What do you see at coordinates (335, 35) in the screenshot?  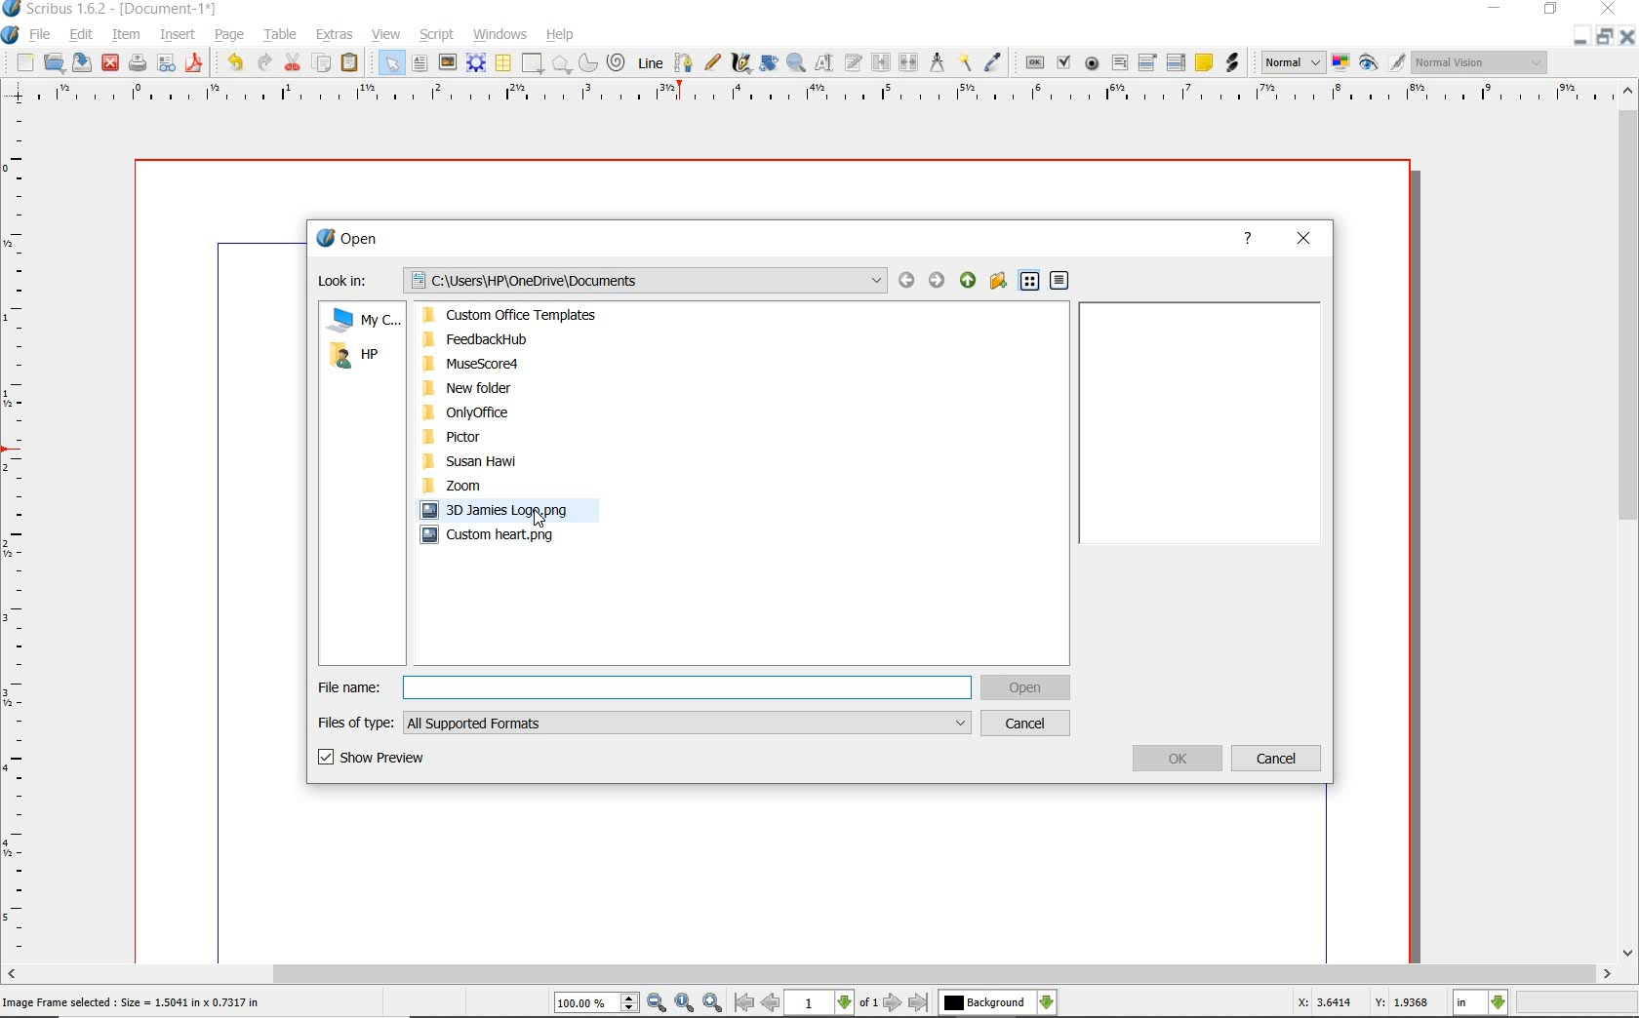 I see `extras` at bounding box center [335, 35].